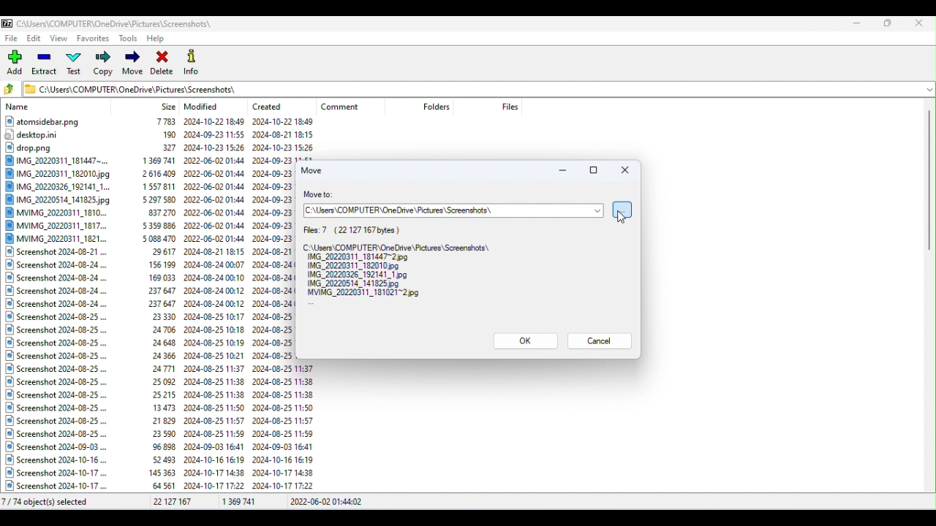 This screenshot has height=526, width=936. What do you see at coordinates (858, 22) in the screenshot?
I see `Minimize` at bounding box center [858, 22].